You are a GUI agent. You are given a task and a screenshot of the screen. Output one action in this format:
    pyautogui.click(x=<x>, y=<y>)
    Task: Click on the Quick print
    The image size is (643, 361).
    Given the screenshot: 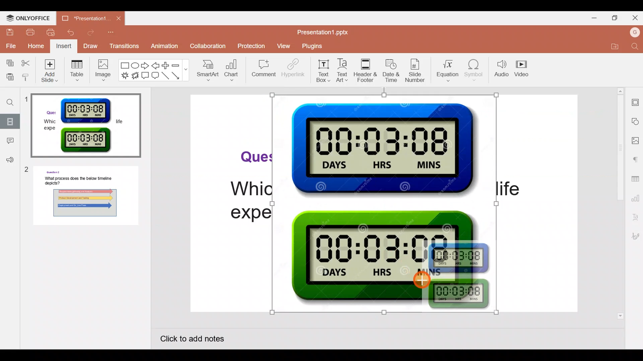 What is the action you would take?
    pyautogui.click(x=52, y=33)
    